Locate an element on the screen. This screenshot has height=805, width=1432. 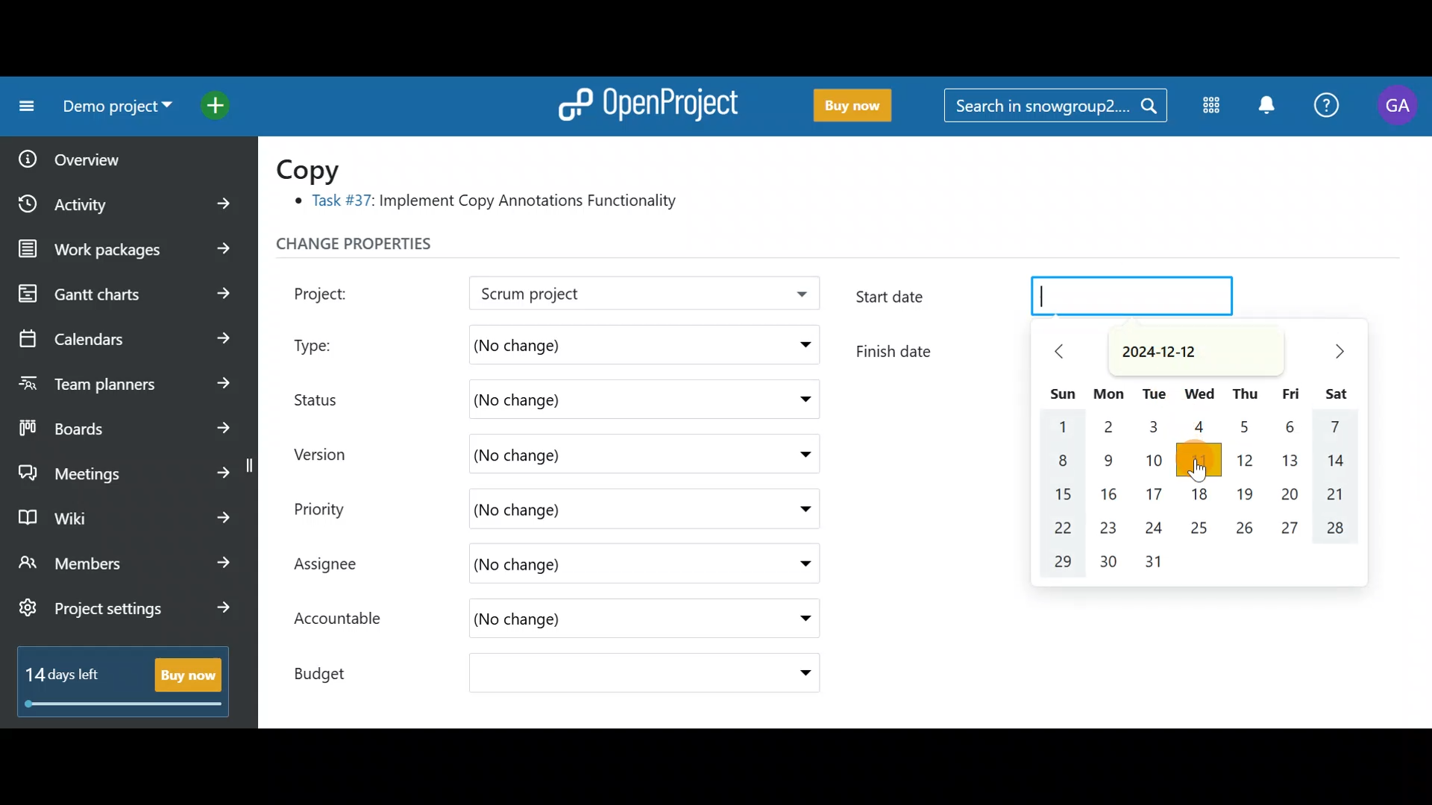
Status is located at coordinates (328, 397).